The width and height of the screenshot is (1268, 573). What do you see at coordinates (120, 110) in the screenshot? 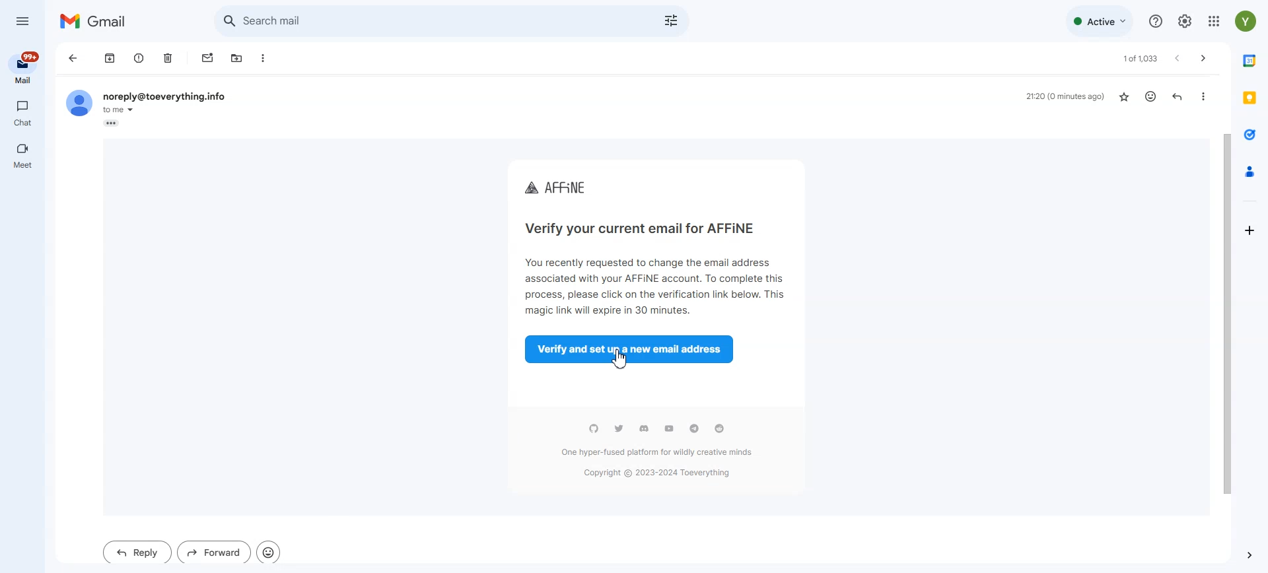
I see `Drop down box to email ID` at bounding box center [120, 110].